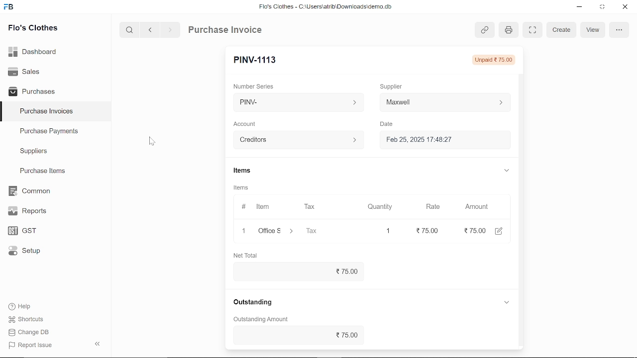 The height and width of the screenshot is (358, 637). I want to click on close, so click(624, 8).